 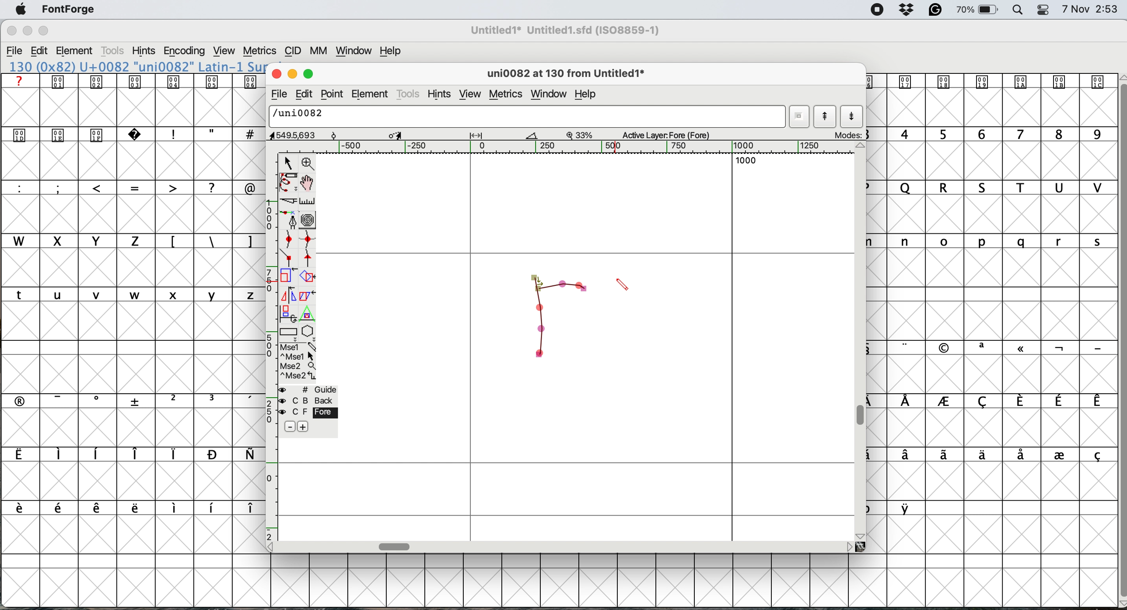 What do you see at coordinates (985, 347) in the screenshot?
I see `special characters` at bounding box center [985, 347].